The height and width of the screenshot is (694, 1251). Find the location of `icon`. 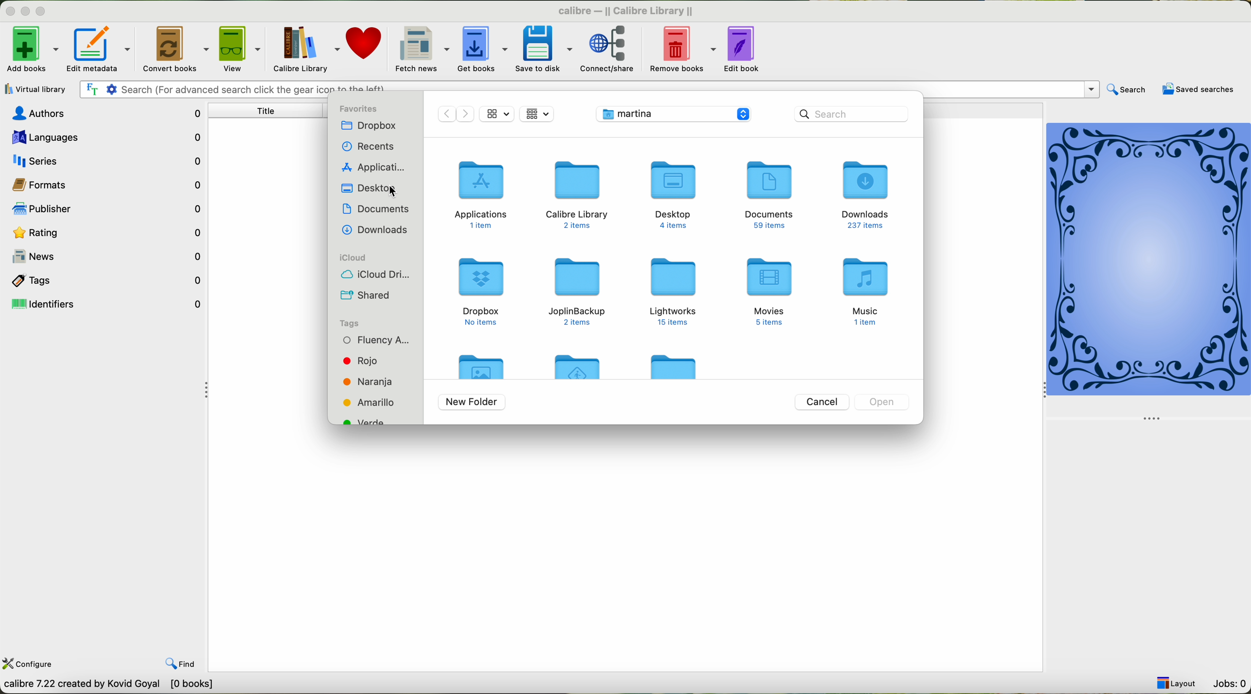

icon is located at coordinates (497, 115).